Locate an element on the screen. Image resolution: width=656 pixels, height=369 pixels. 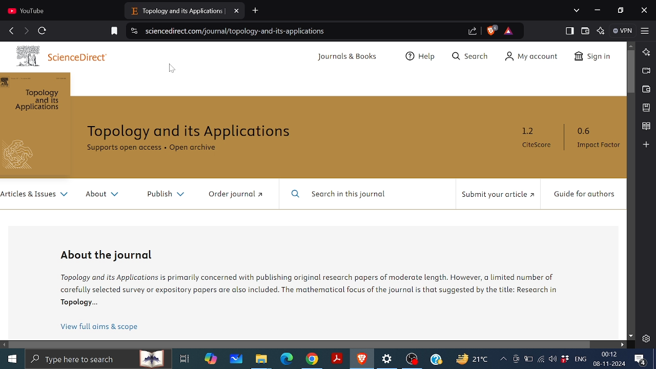
Speaker/headphones is located at coordinates (552, 358).